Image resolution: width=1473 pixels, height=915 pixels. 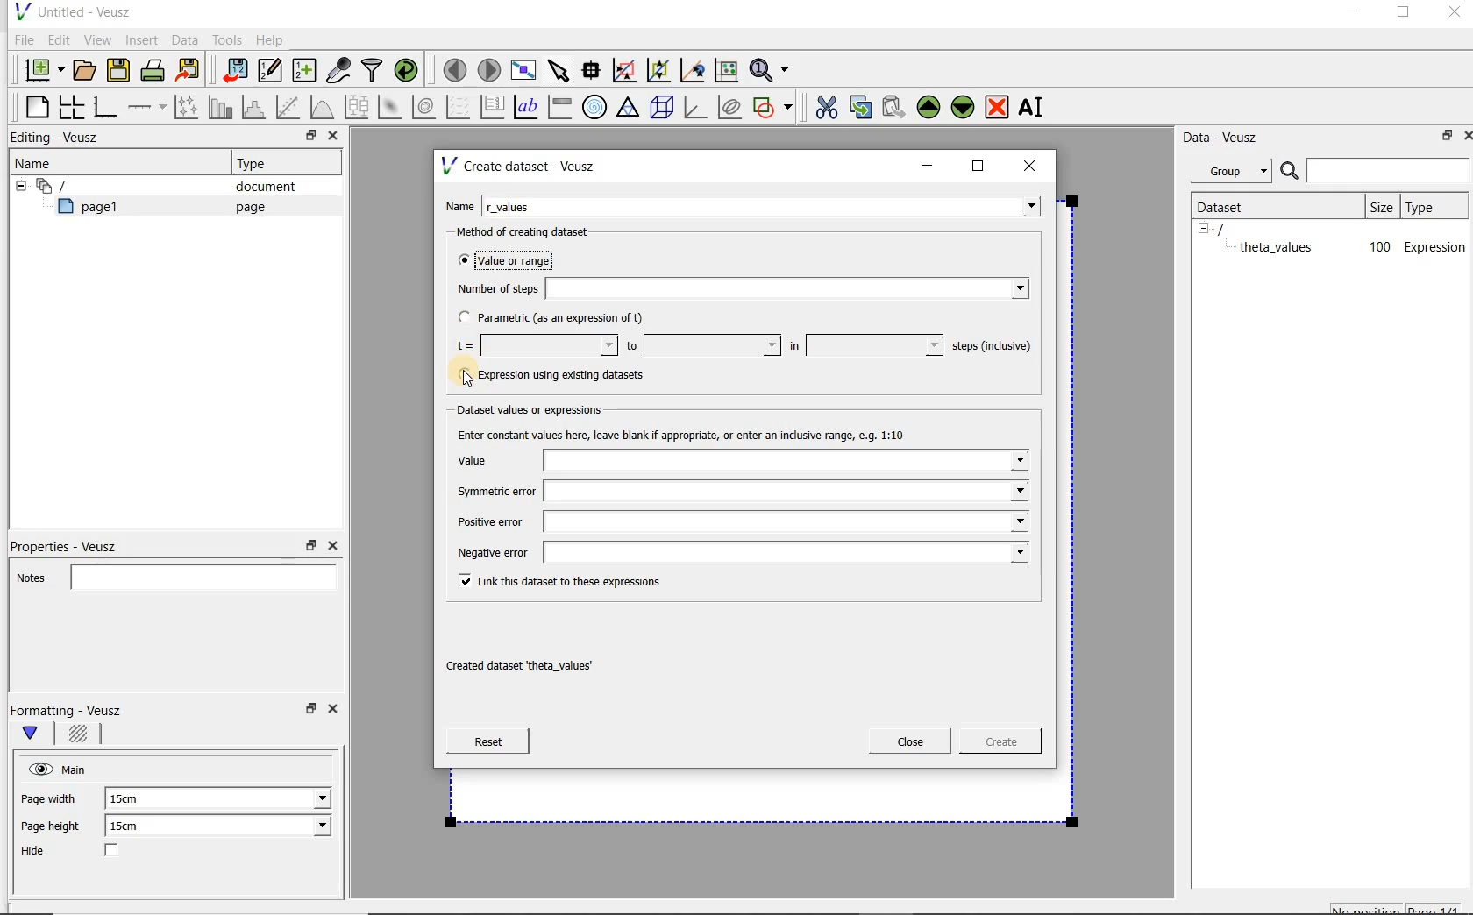 I want to click on page, so click(x=246, y=207).